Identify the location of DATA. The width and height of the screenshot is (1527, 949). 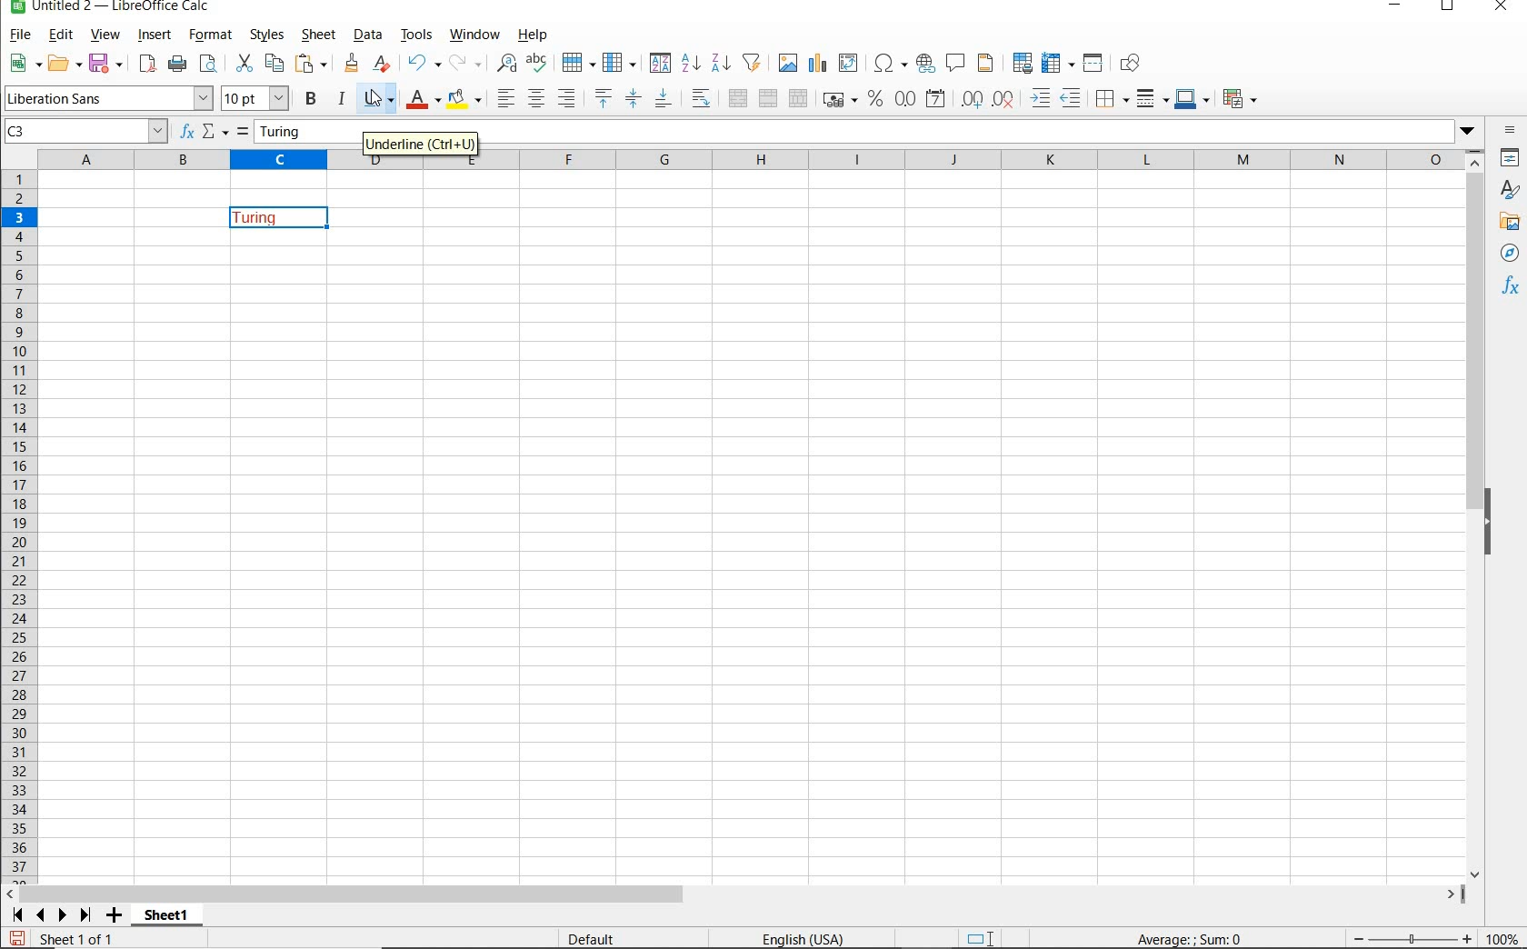
(369, 36).